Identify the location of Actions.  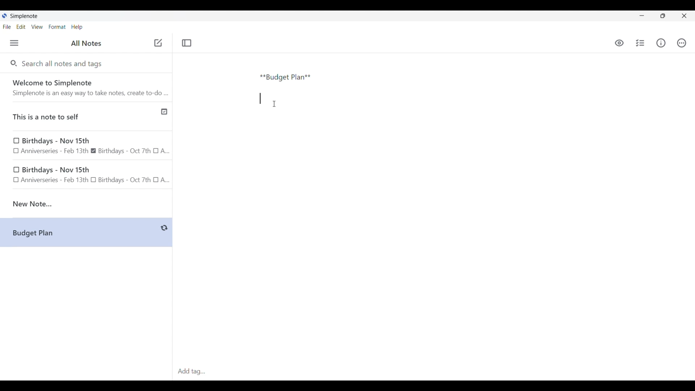
(681, 43).